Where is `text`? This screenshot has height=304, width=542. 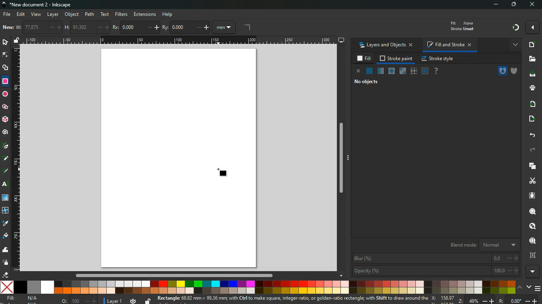
text is located at coordinates (106, 15).